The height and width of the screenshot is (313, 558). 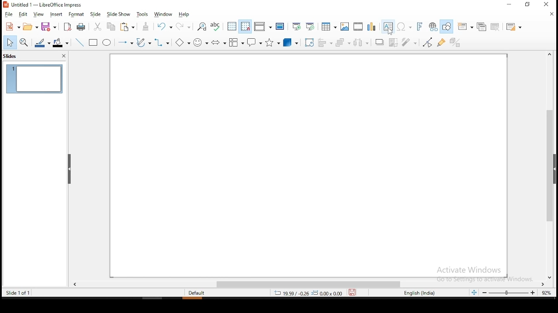 What do you see at coordinates (10, 43) in the screenshot?
I see `select tool` at bounding box center [10, 43].